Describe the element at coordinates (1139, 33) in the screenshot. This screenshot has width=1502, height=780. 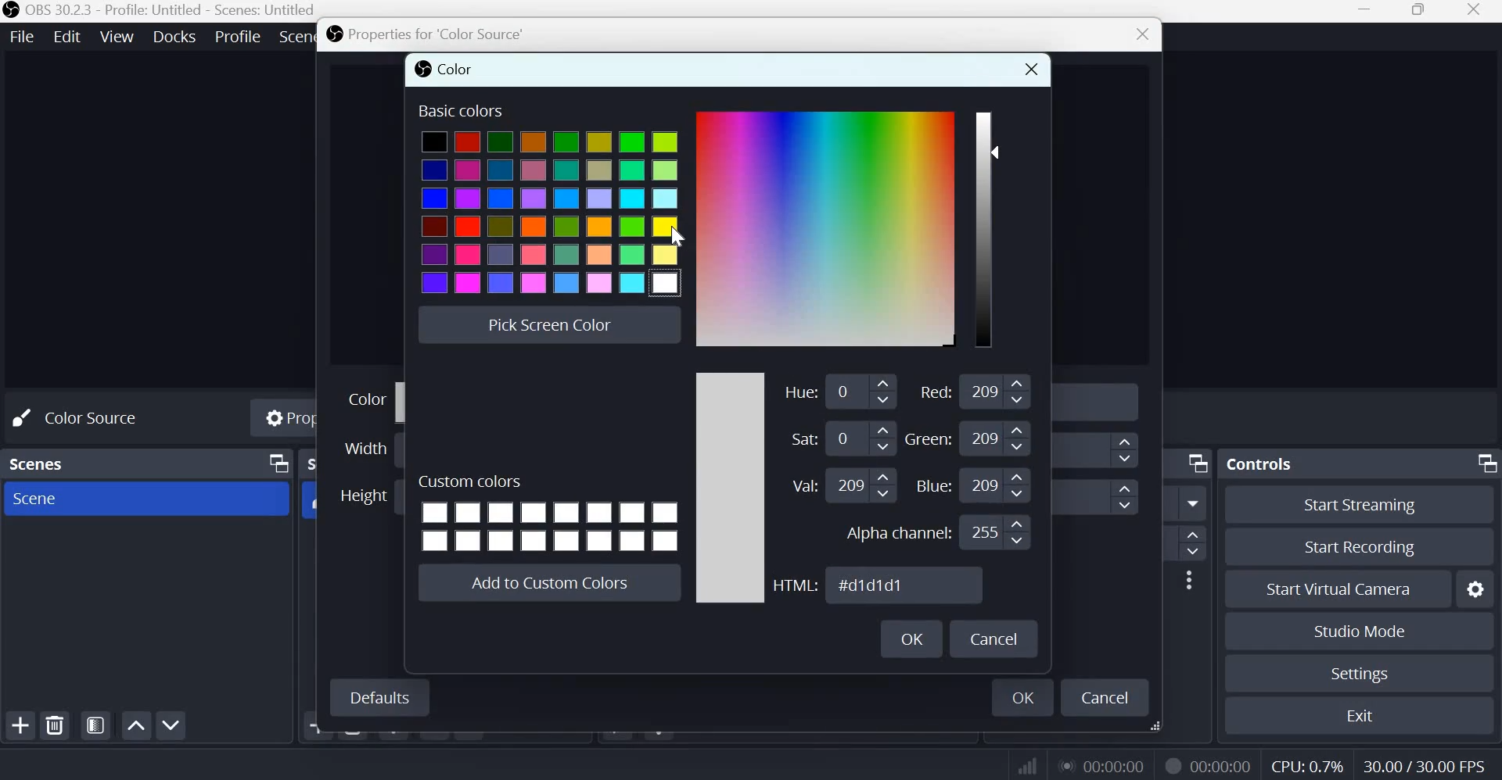
I see `close` at that location.